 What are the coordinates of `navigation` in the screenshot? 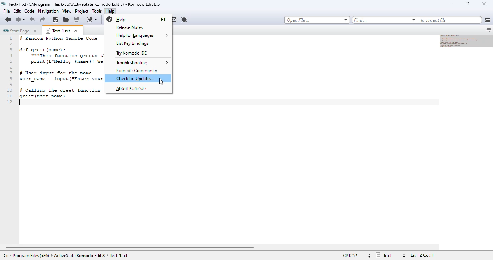 It's located at (48, 11).